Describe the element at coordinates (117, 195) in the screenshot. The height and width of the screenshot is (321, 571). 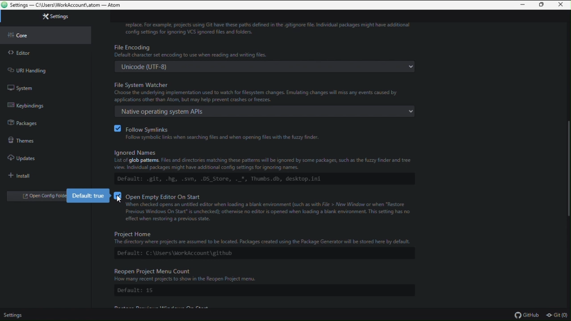
I see `checkbox` at that location.